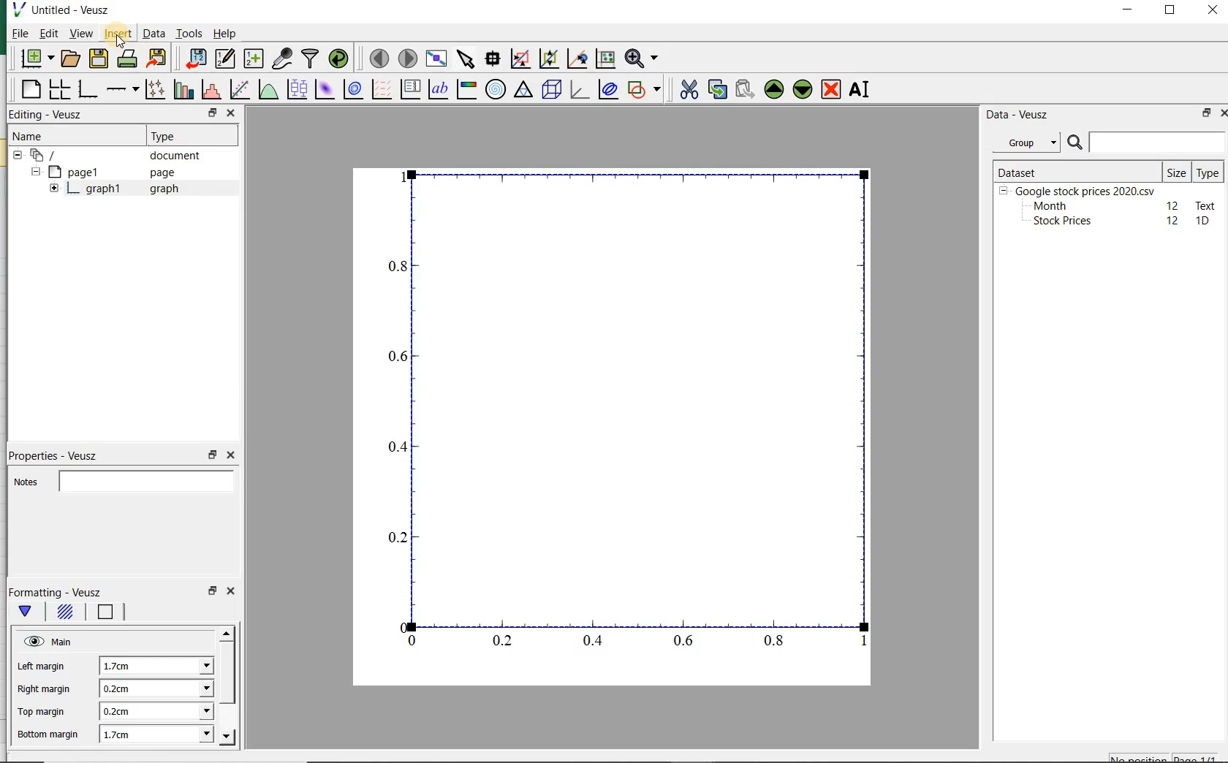 This screenshot has width=1228, height=763. I want to click on view plot full screen, so click(436, 59).